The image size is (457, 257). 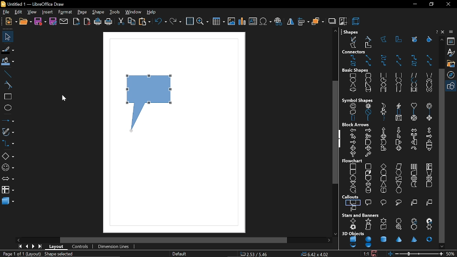 What do you see at coordinates (266, 22) in the screenshot?
I see `insert symbol` at bounding box center [266, 22].